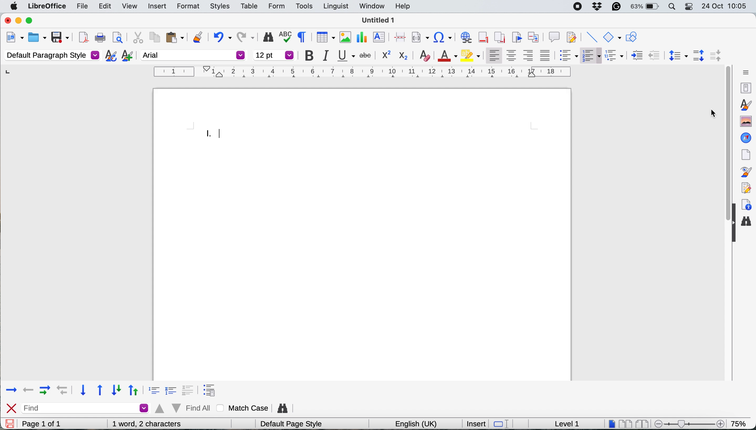 Image resolution: width=756 pixels, height=430 pixels. I want to click on window, so click(372, 7).